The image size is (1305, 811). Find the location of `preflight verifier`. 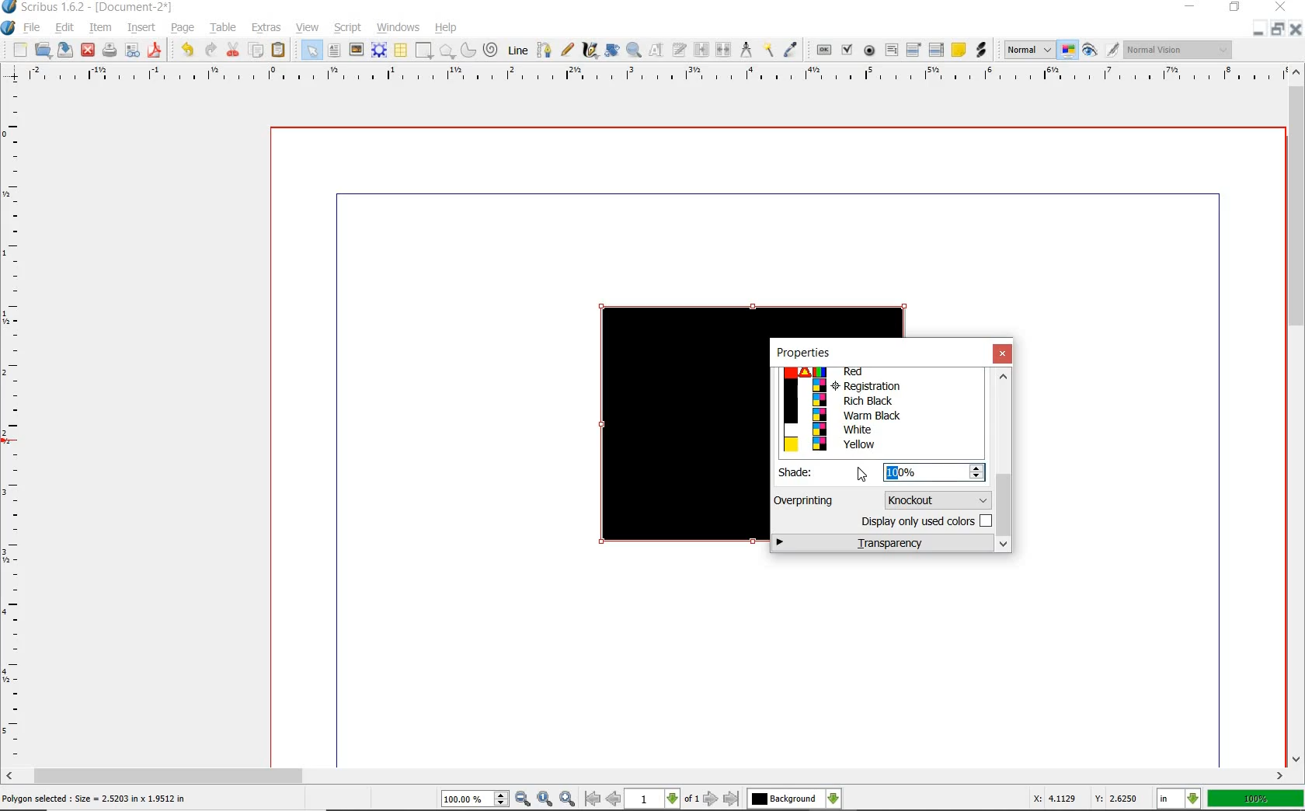

preflight verifier is located at coordinates (133, 50).